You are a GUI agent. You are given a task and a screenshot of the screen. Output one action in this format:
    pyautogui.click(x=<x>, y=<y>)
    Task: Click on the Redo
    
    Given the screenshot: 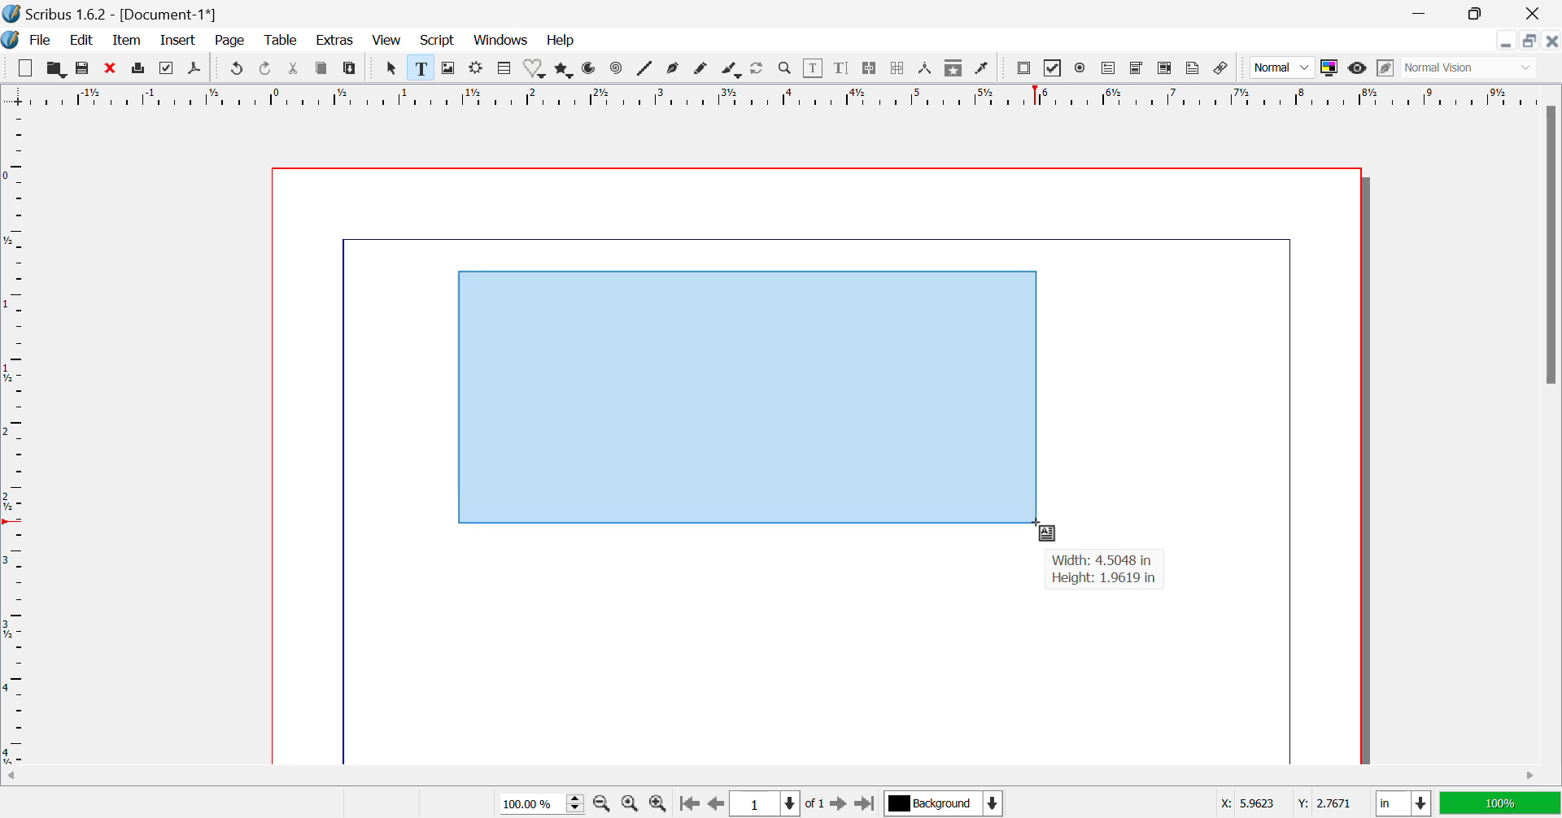 What is the action you would take?
    pyautogui.click(x=265, y=70)
    